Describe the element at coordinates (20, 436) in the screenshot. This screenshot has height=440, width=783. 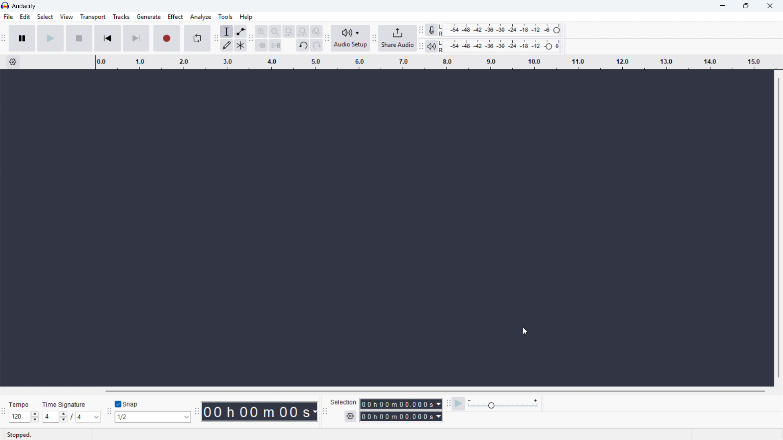
I see `stopped` at that location.